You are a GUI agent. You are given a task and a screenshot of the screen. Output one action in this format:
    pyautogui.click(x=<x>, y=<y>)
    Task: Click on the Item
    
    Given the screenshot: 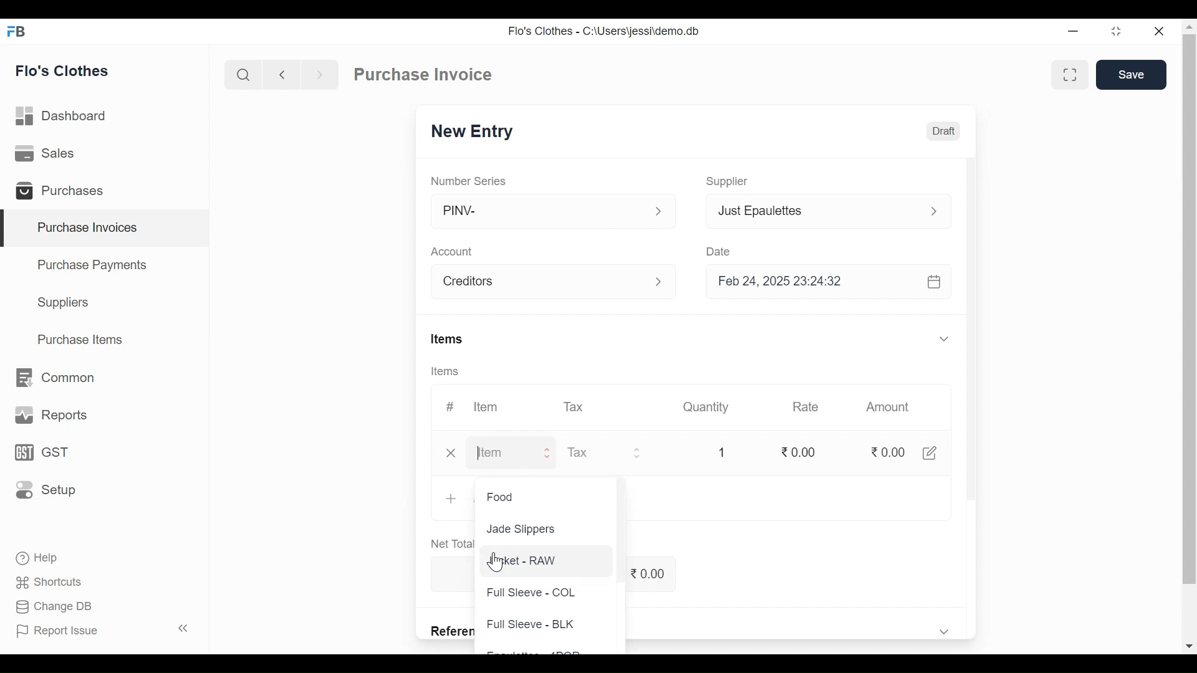 What is the action you would take?
    pyautogui.click(x=491, y=406)
    